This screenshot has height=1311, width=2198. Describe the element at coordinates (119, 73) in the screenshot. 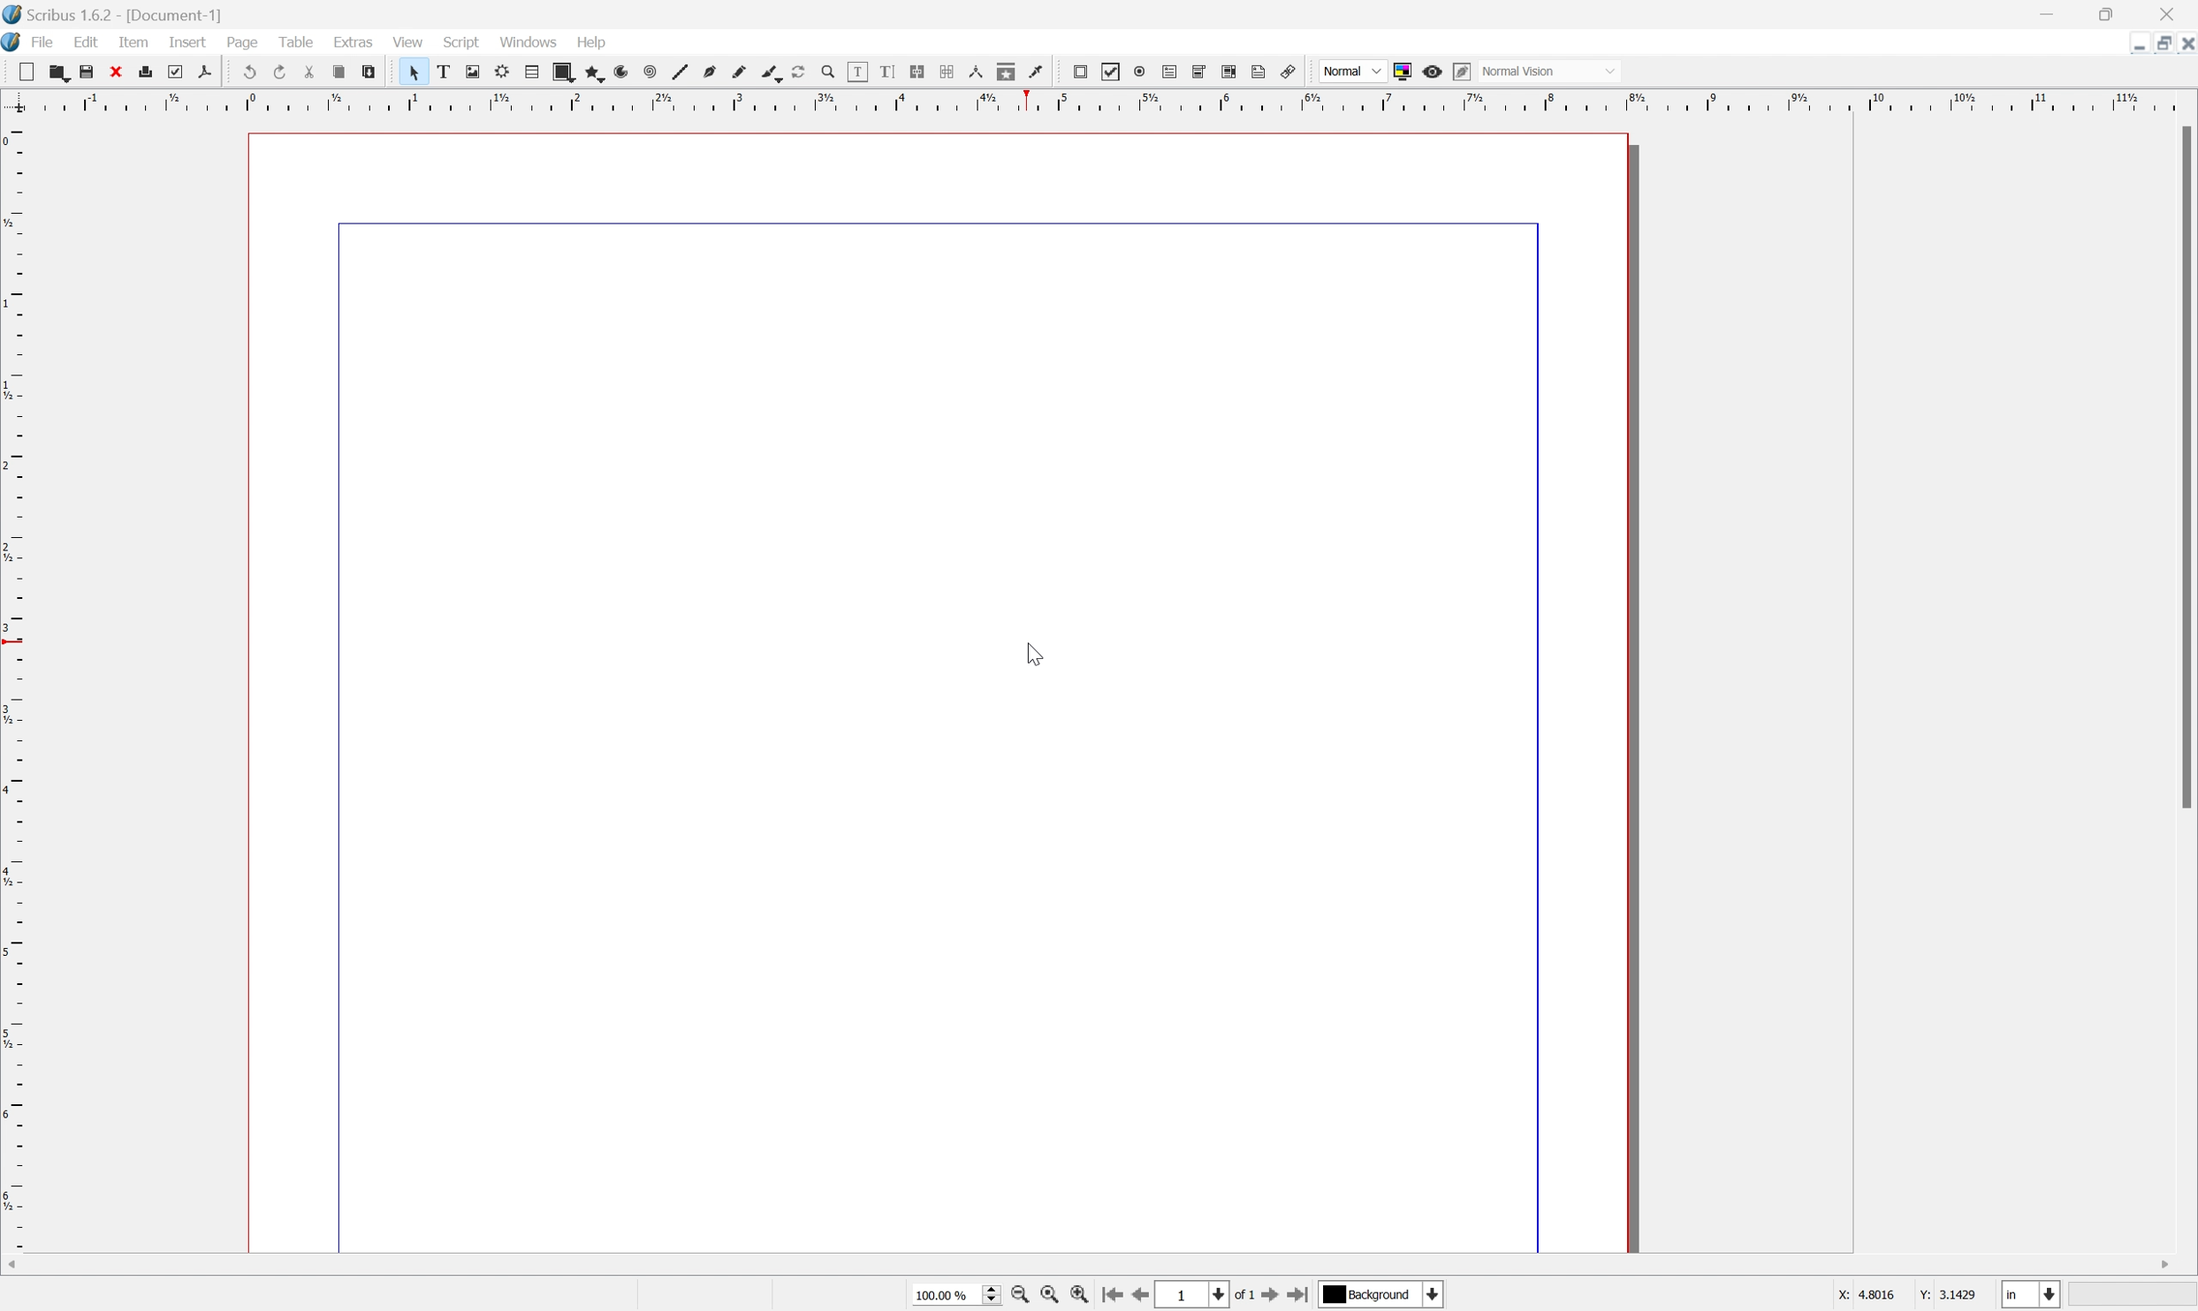

I see `close` at that location.